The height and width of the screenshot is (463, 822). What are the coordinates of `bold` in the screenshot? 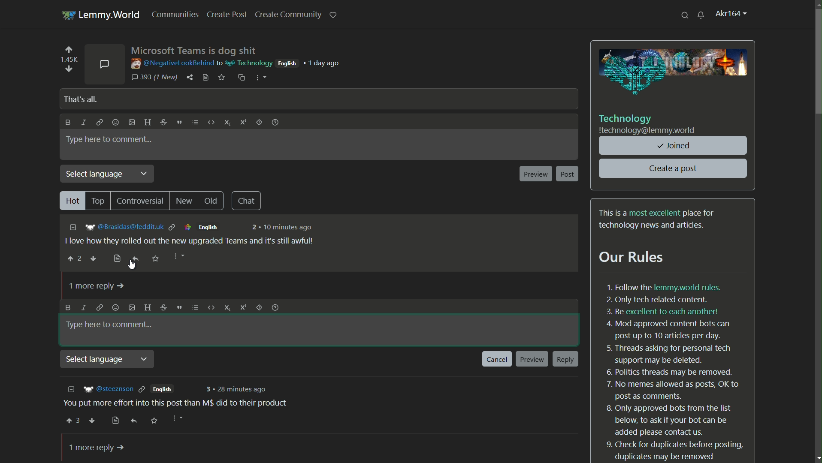 It's located at (66, 123).